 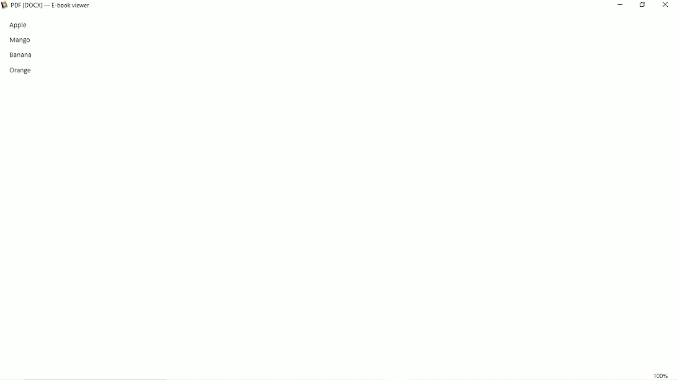 What do you see at coordinates (666, 5) in the screenshot?
I see `Close` at bounding box center [666, 5].